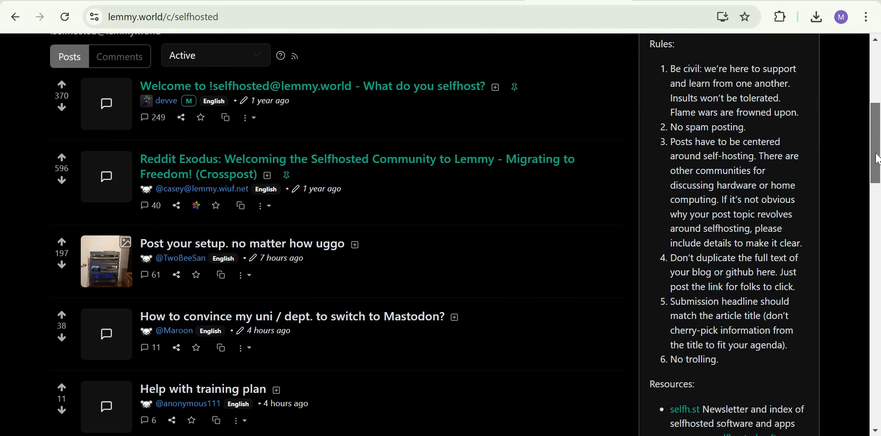 This screenshot has height=436, width=881. What do you see at coordinates (515, 87) in the screenshot?
I see `pinnned` at bounding box center [515, 87].